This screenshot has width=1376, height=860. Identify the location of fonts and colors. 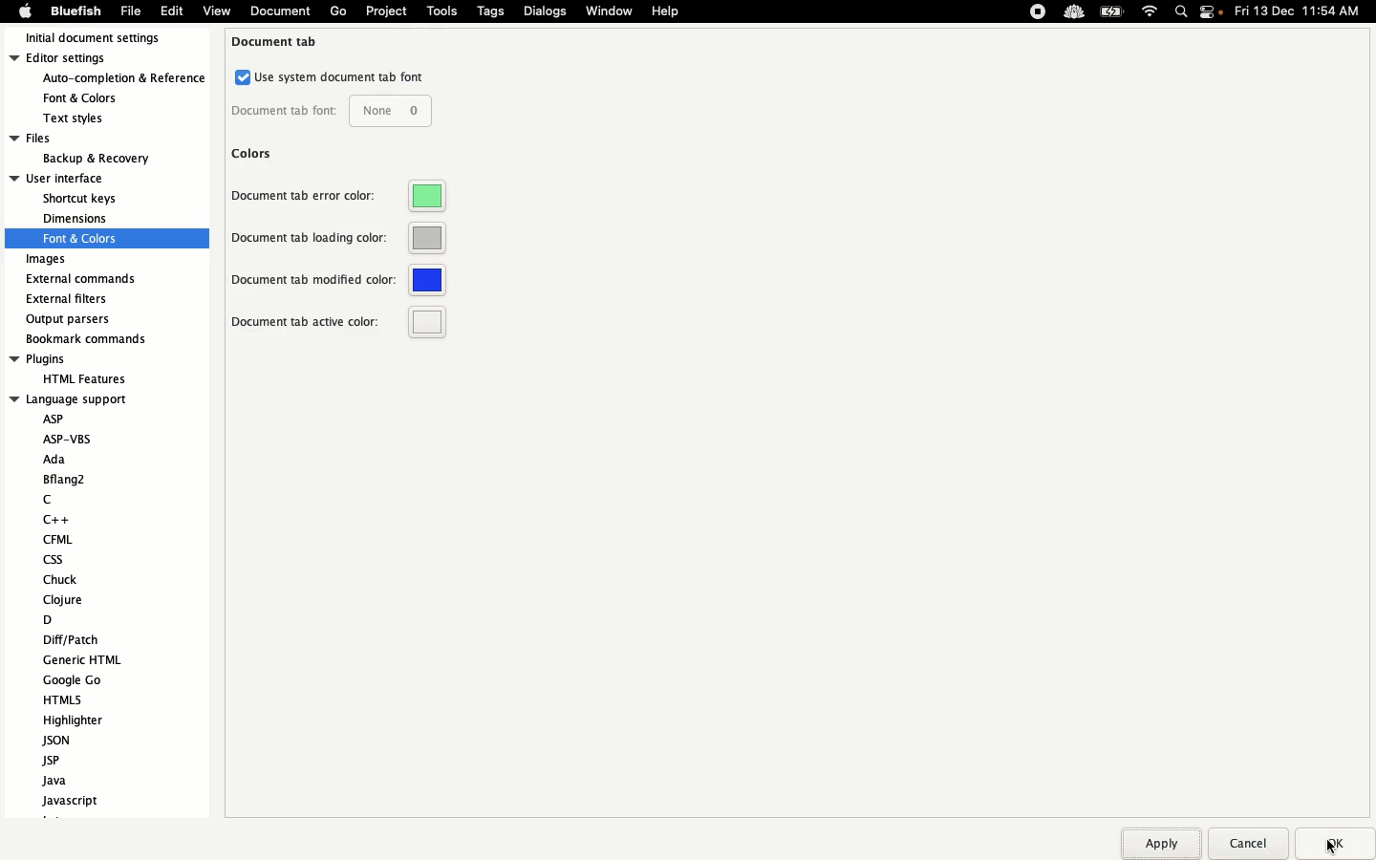
(106, 238).